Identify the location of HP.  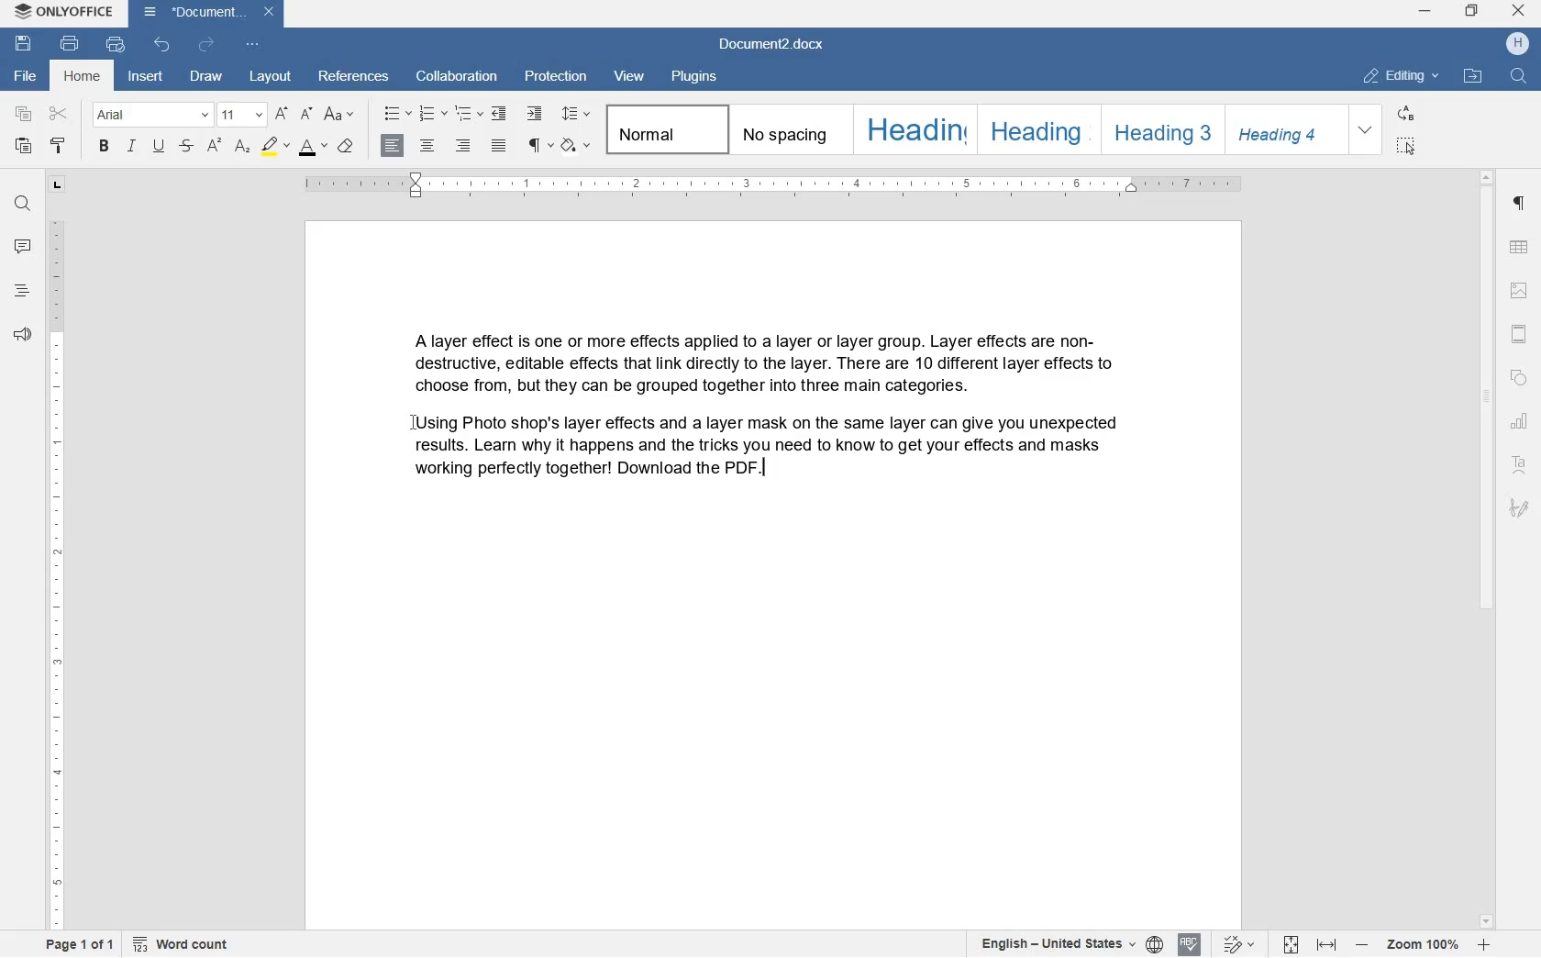
(1517, 46).